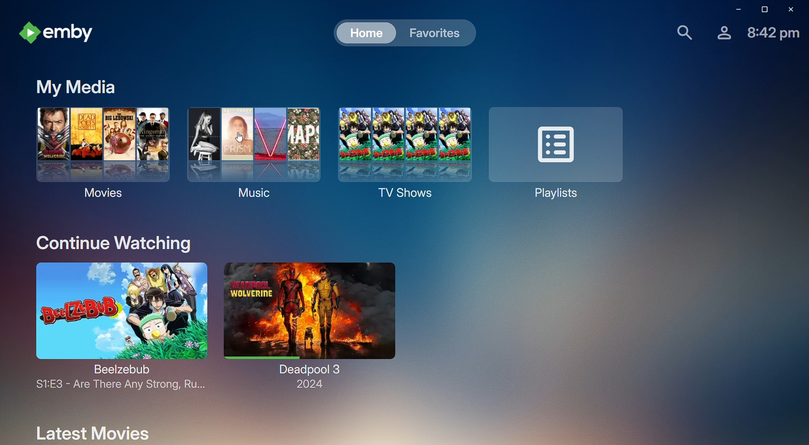  Describe the element at coordinates (90, 432) in the screenshot. I see `Latest Movies` at that location.